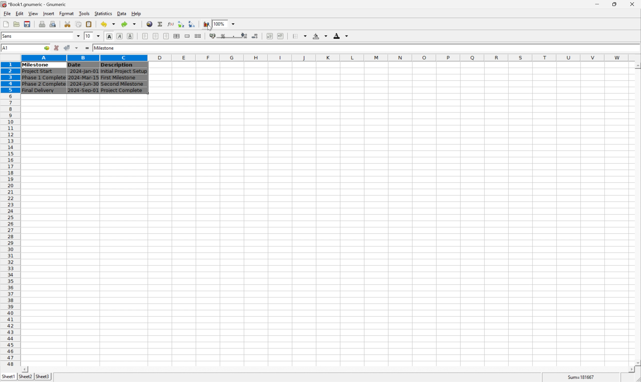 The image size is (641, 382). What do you see at coordinates (79, 24) in the screenshot?
I see `copy from selection` at bounding box center [79, 24].